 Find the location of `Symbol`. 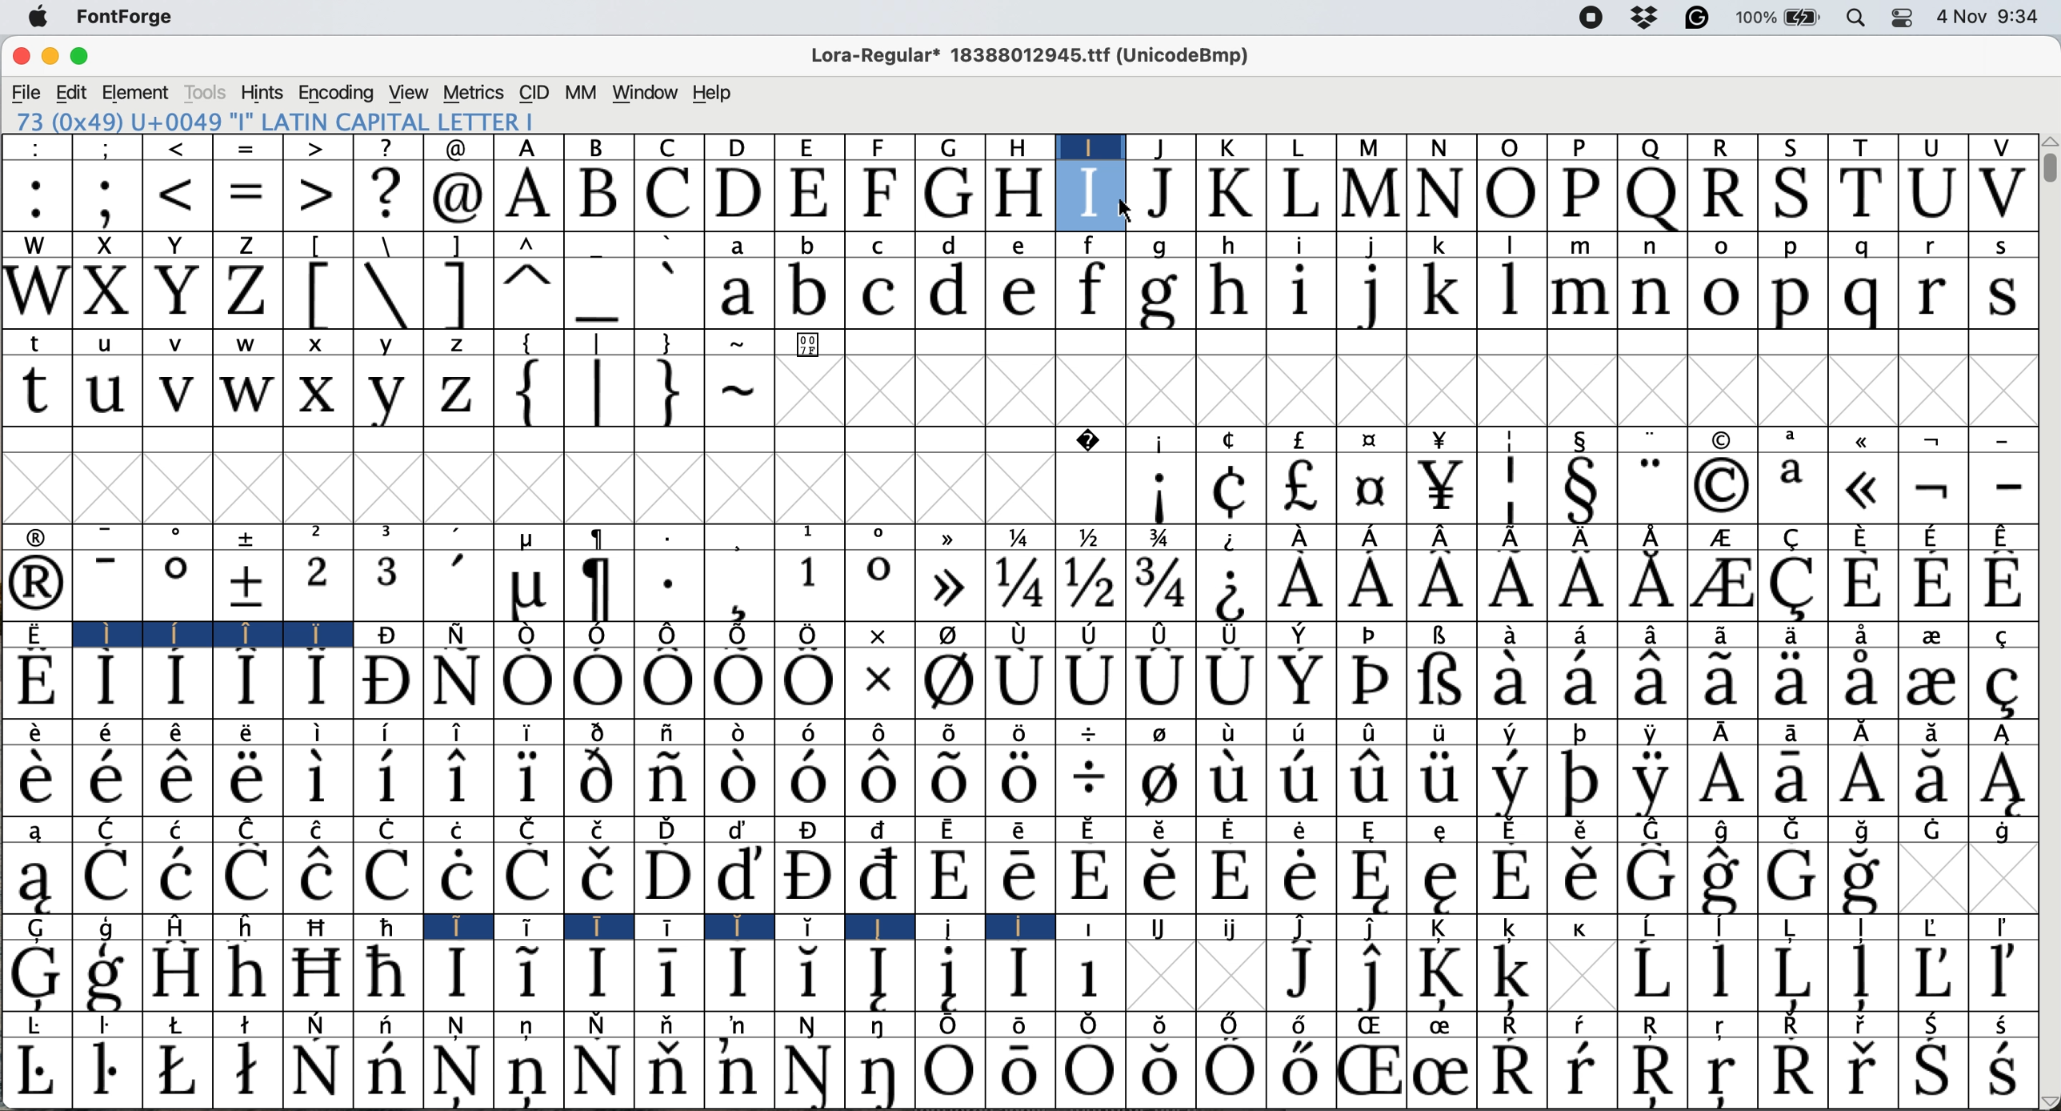

Symbol is located at coordinates (1298, 1073).